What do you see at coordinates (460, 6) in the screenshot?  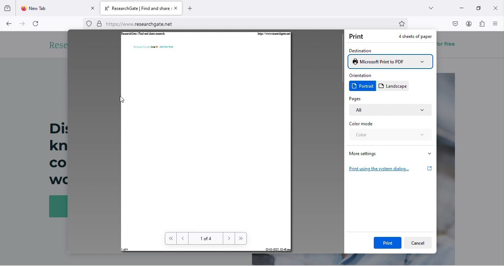 I see `minimize` at bounding box center [460, 6].